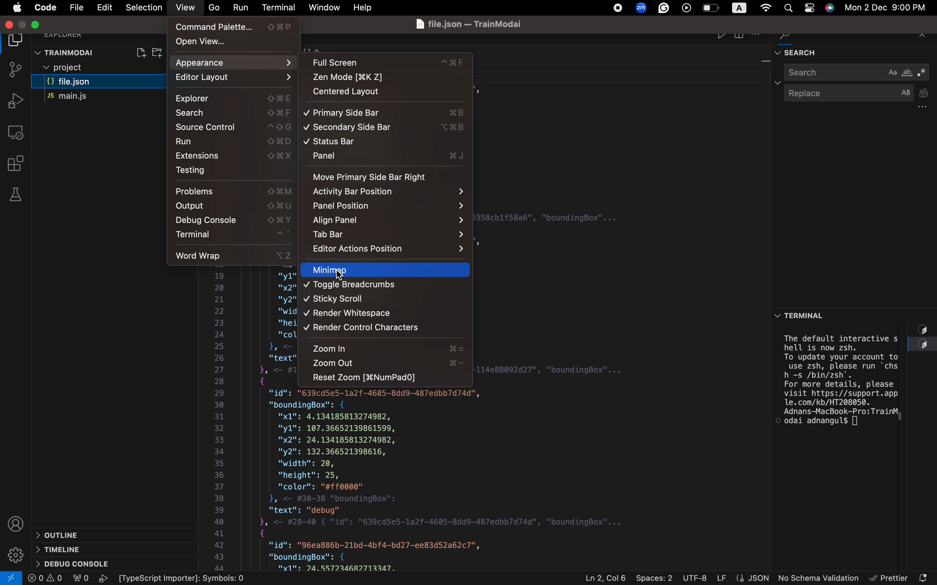  I want to click on explorer, so click(69, 37).